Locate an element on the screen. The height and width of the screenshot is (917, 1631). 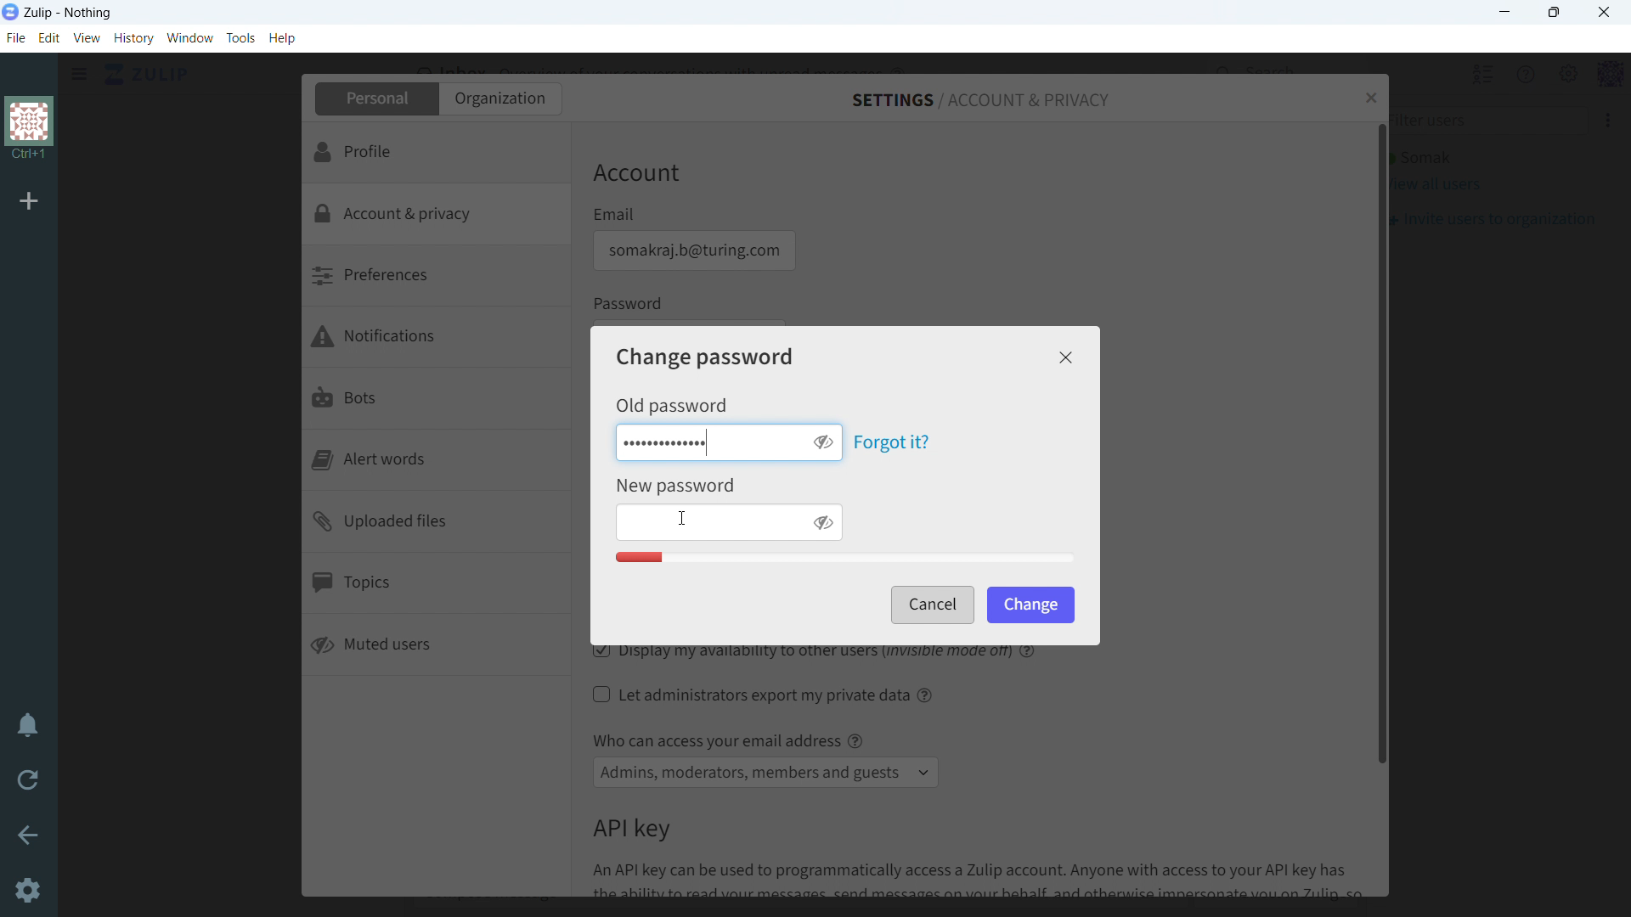
email is located at coordinates (692, 250).